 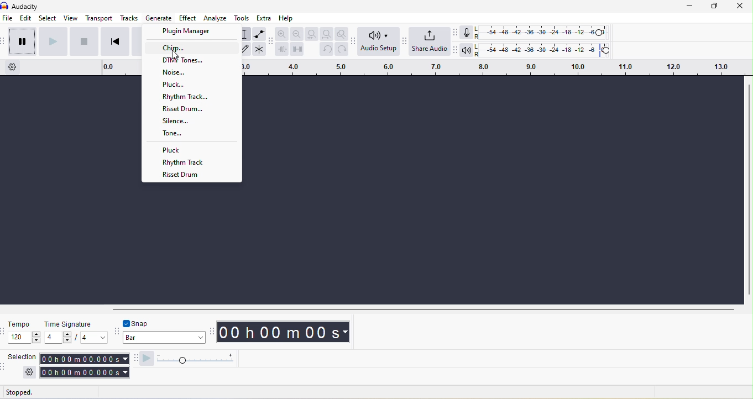 I want to click on audacity audio setup toolbar, so click(x=355, y=43).